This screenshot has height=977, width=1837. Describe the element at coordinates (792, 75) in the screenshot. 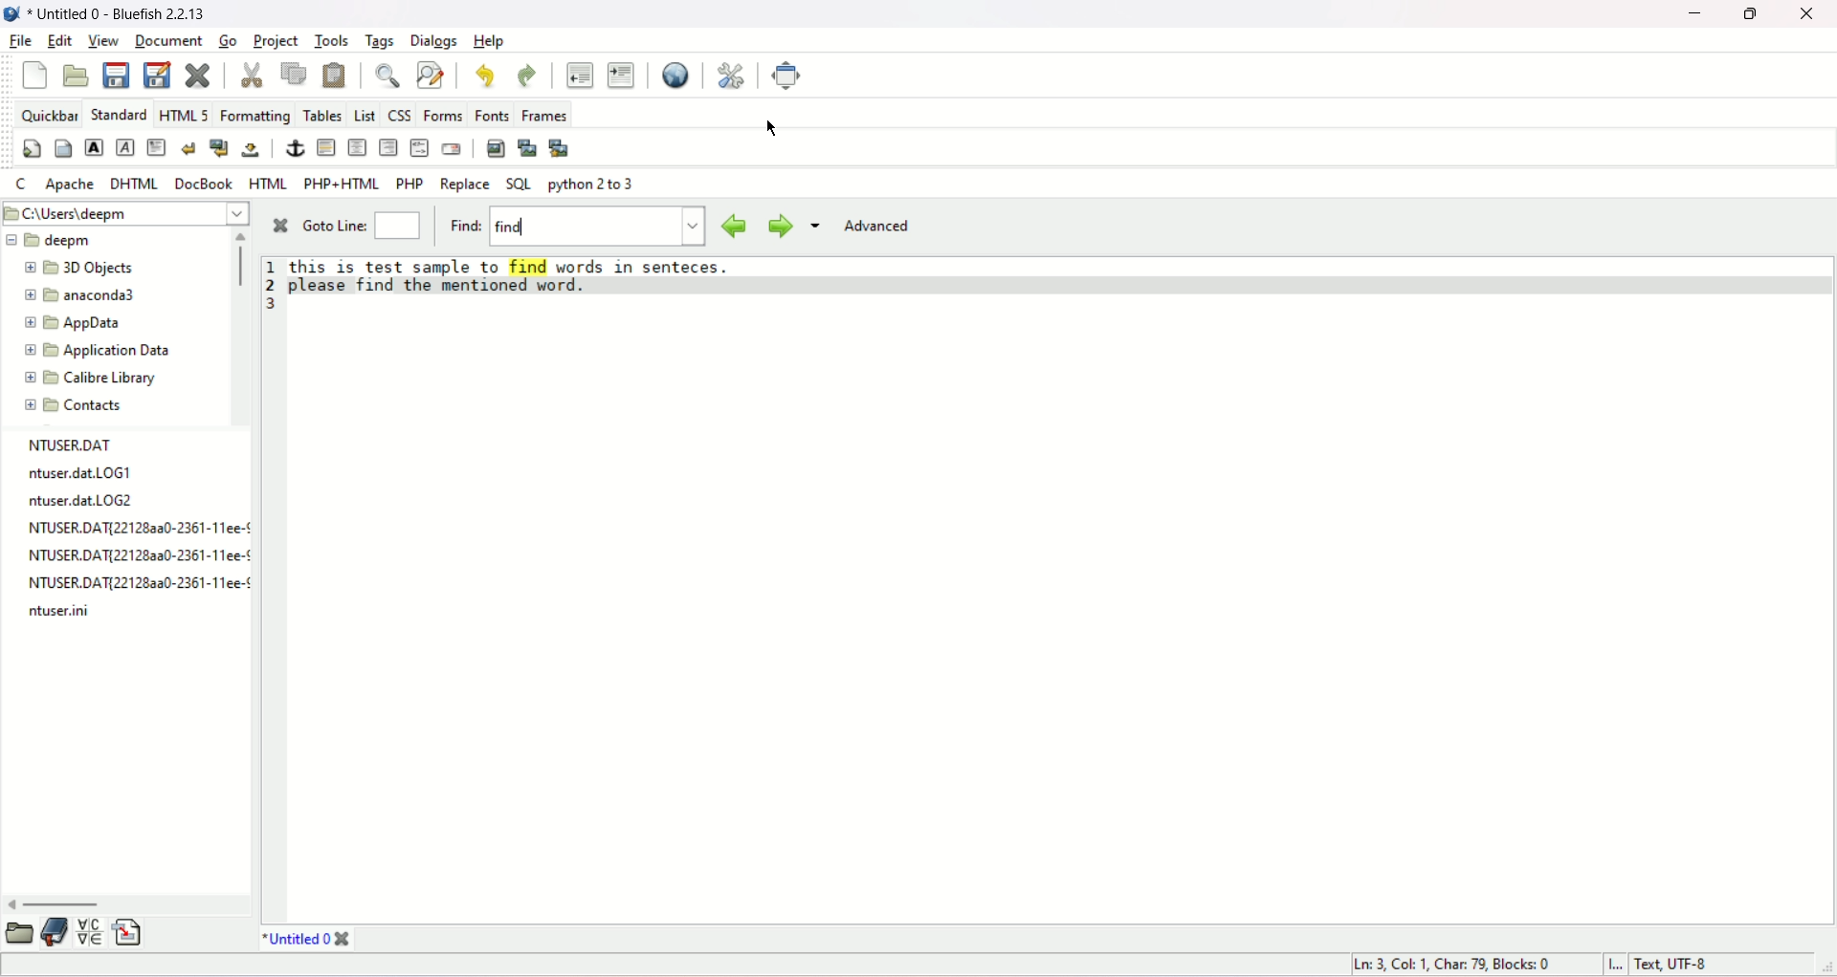

I see `fullscreen` at that location.